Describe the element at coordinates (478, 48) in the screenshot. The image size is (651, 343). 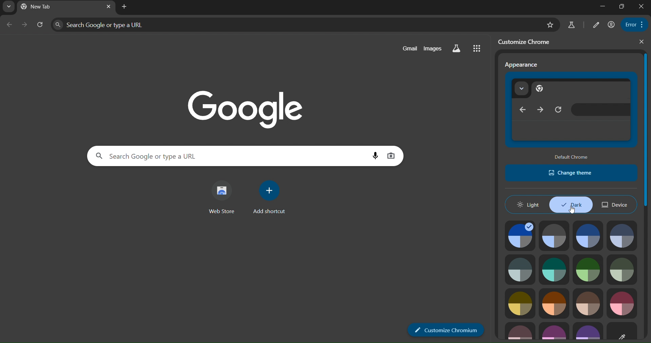
I see `google apps` at that location.